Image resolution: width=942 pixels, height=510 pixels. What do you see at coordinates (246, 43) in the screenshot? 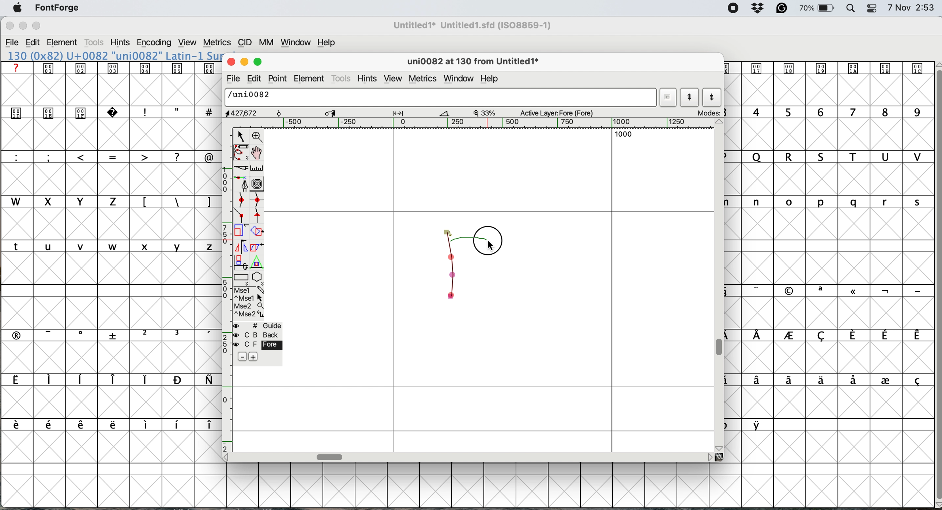
I see `cid` at bounding box center [246, 43].